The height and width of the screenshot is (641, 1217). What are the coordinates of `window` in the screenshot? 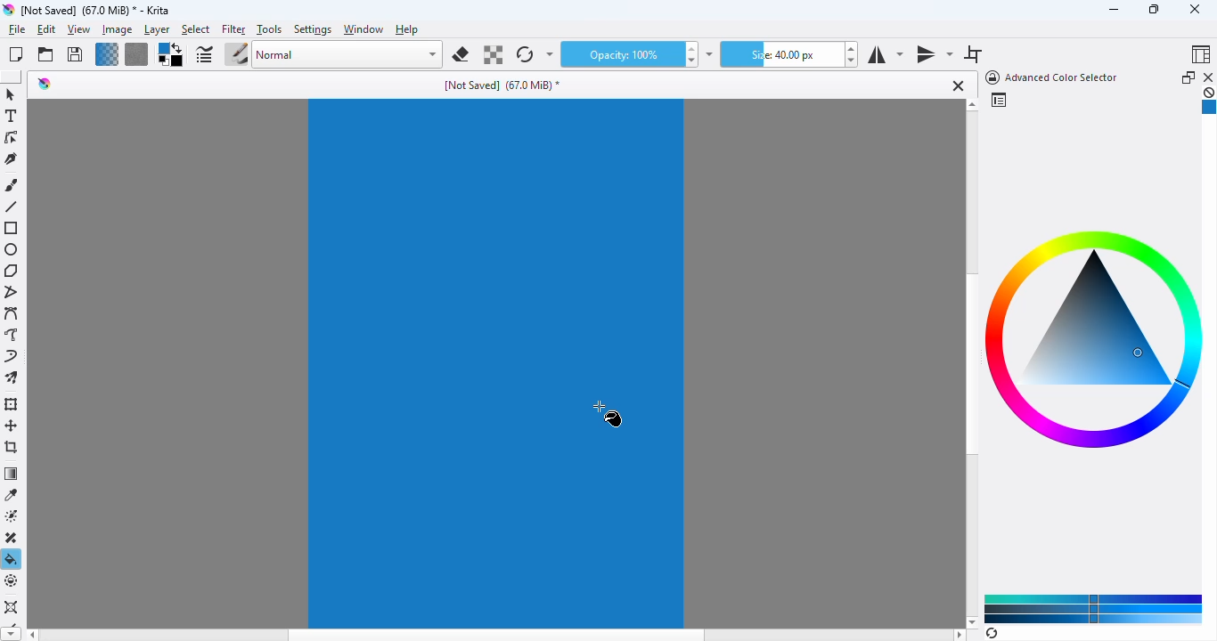 It's located at (363, 29).